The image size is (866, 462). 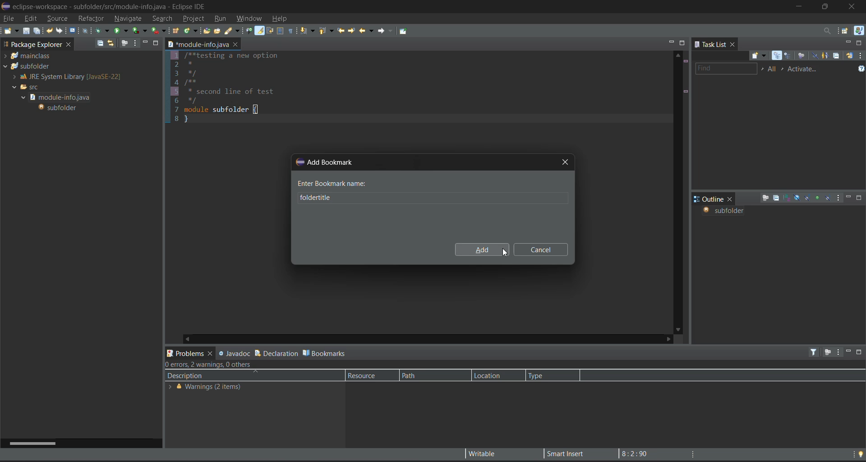 I want to click on close, so click(x=564, y=161).